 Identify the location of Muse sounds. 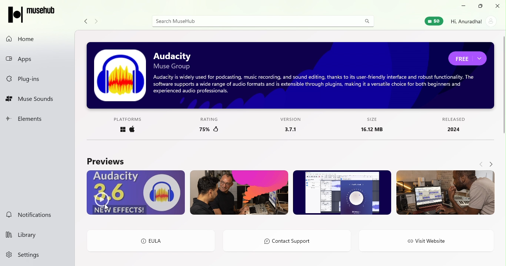
(39, 100).